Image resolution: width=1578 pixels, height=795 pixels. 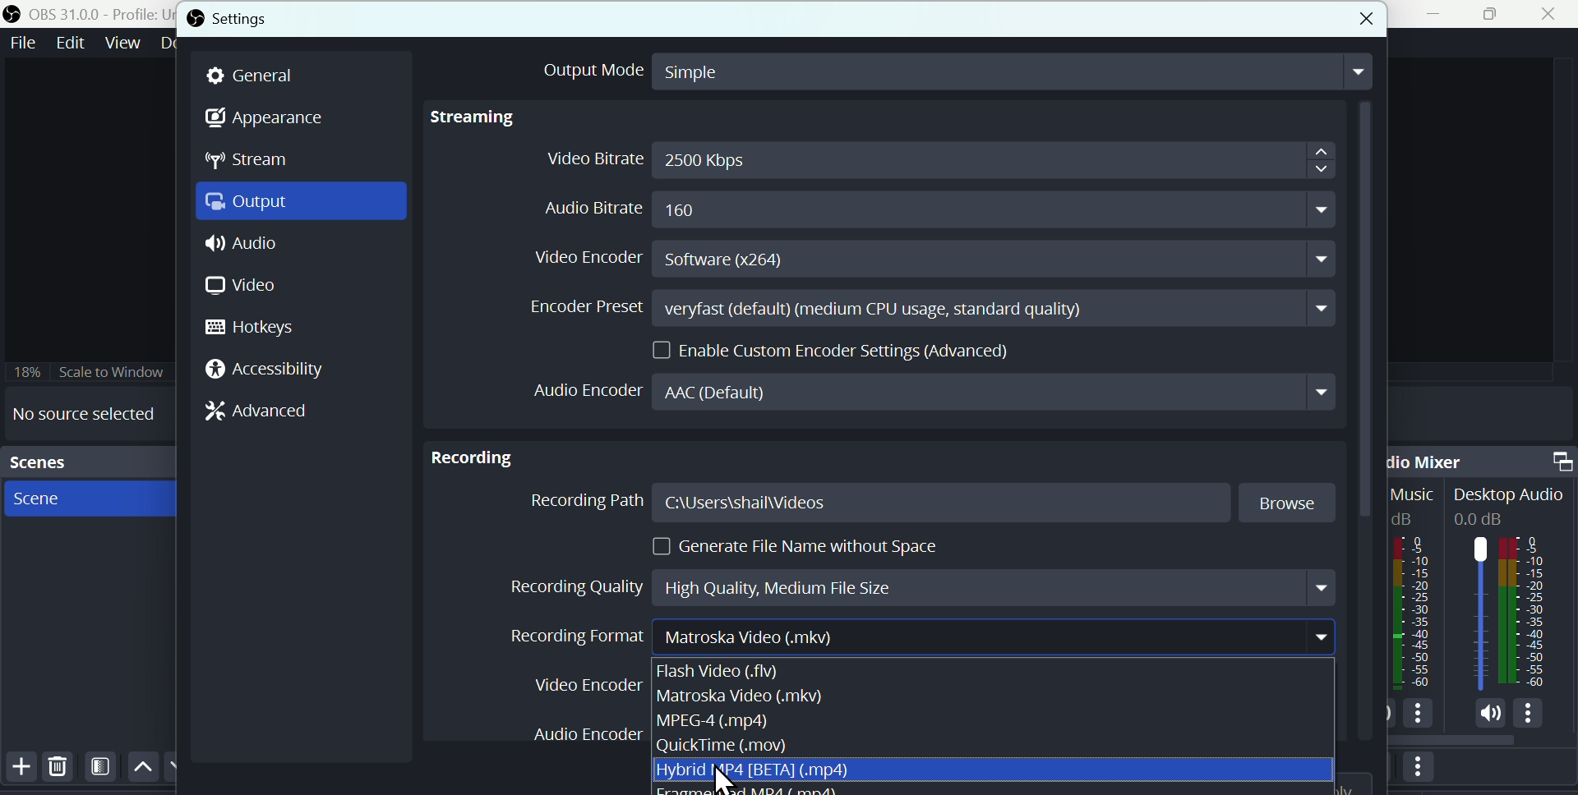 I want to click on Recording format, so click(x=921, y=637).